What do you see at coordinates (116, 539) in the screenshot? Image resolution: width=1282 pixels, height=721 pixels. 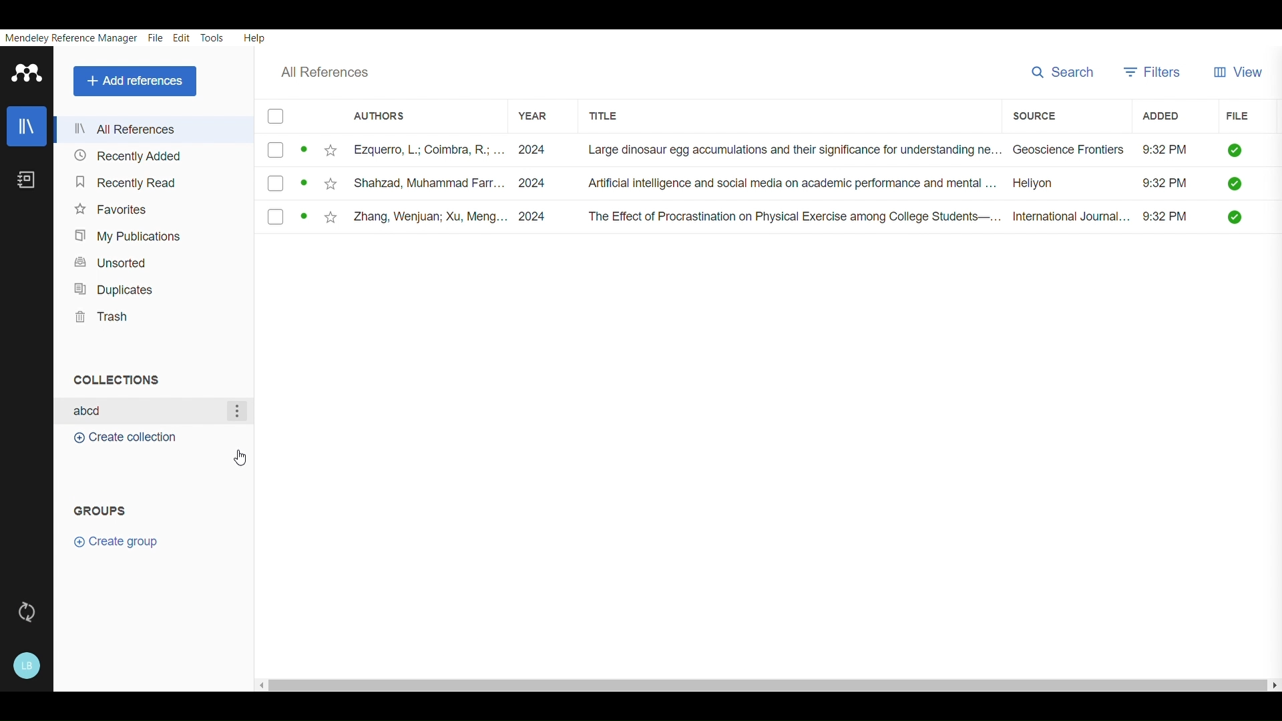 I see `Create group` at bounding box center [116, 539].